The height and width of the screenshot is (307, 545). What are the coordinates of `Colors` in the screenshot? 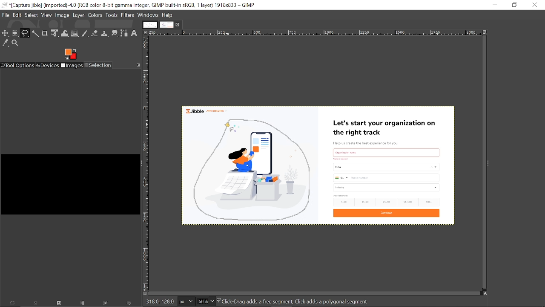 It's located at (95, 15).